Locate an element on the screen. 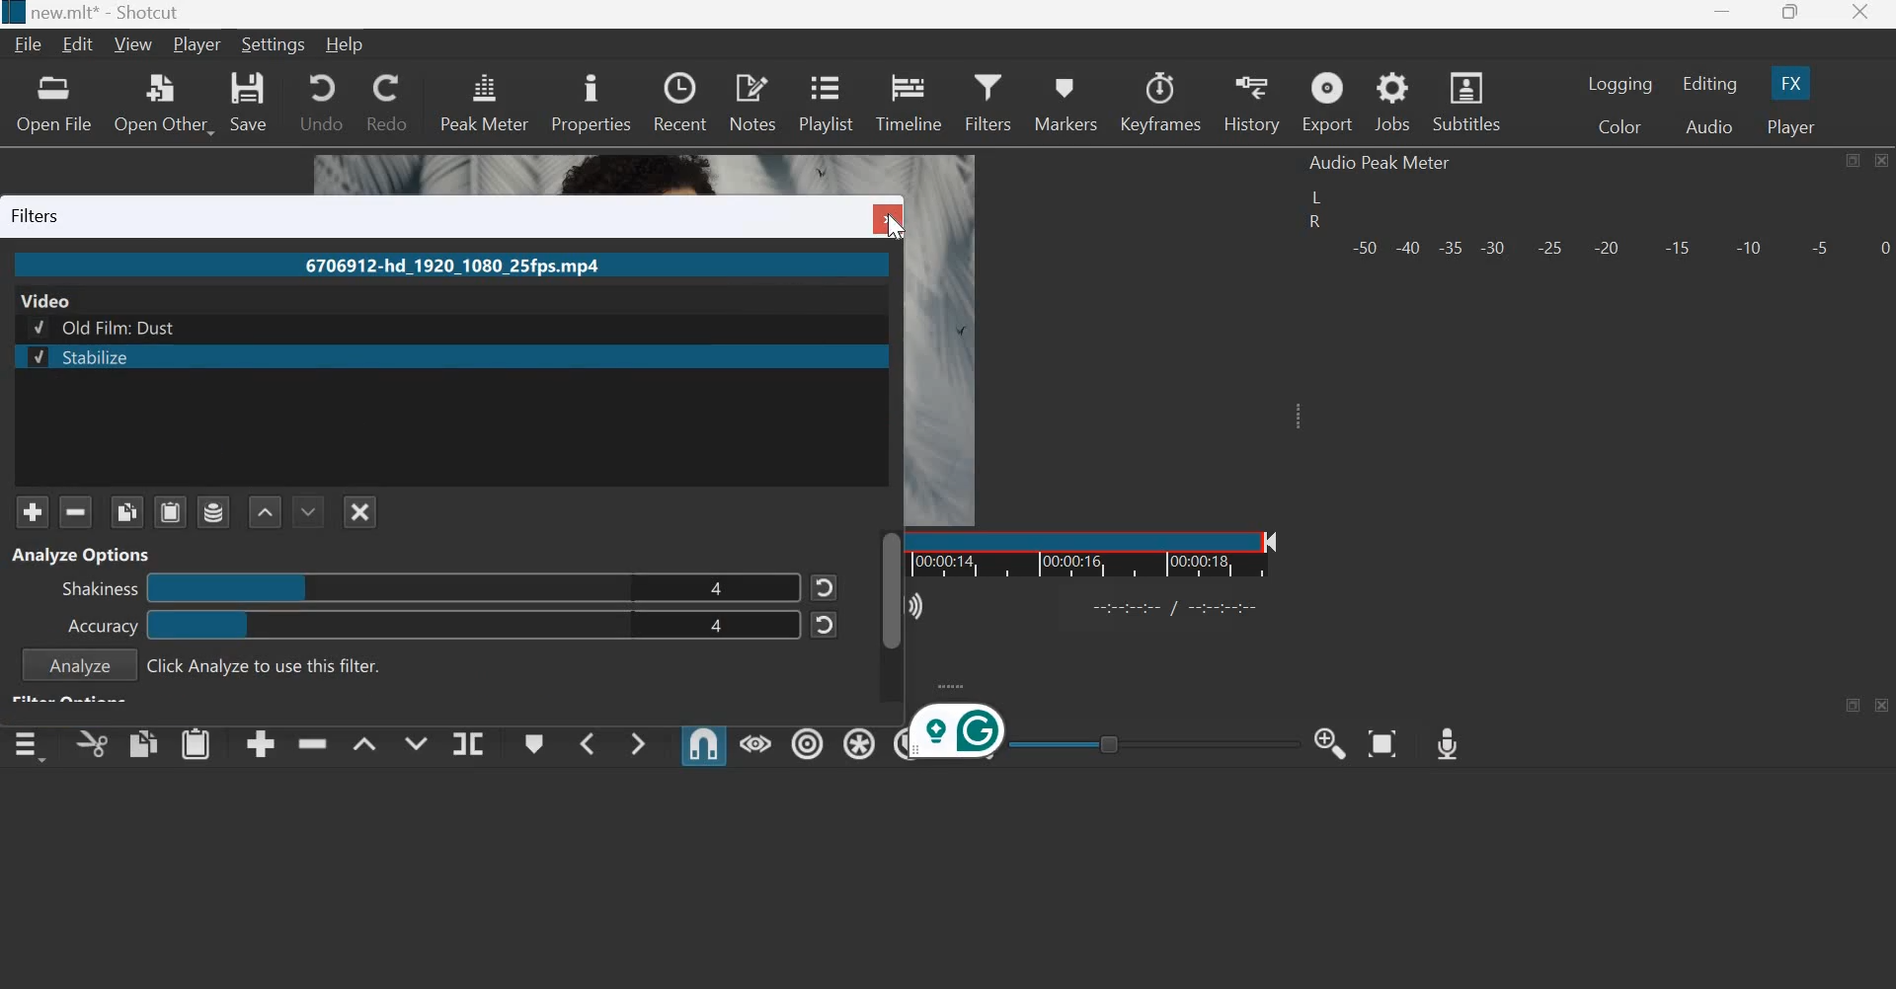  Jobs is located at coordinates (1392, 103).